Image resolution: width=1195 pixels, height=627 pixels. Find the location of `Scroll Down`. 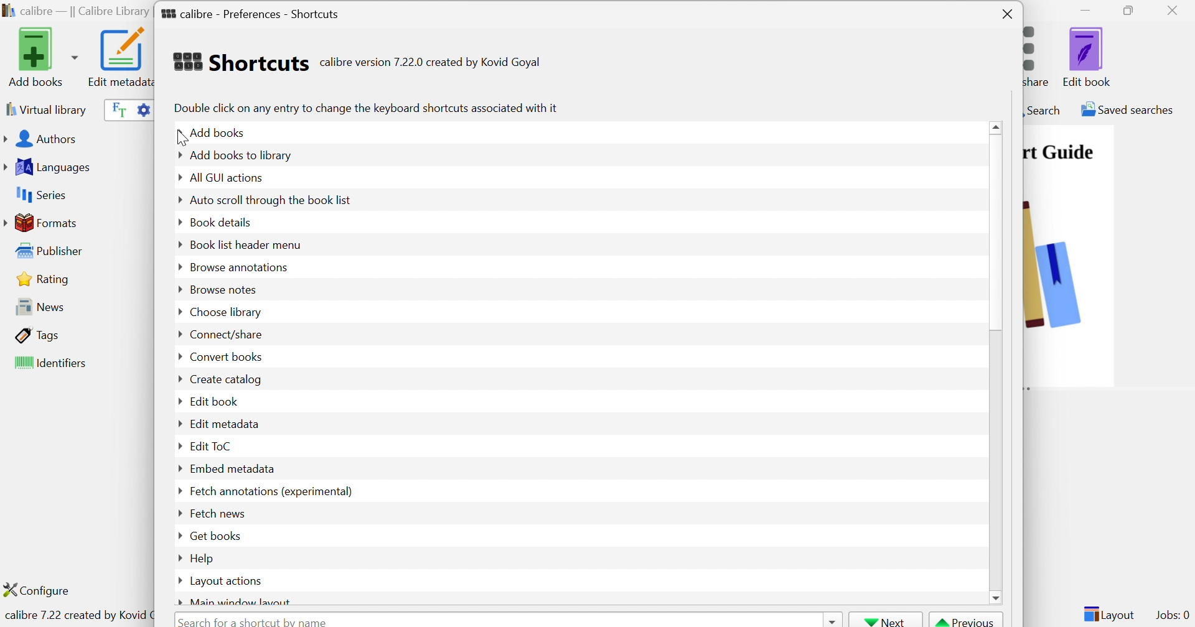

Scroll Down is located at coordinates (996, 597).